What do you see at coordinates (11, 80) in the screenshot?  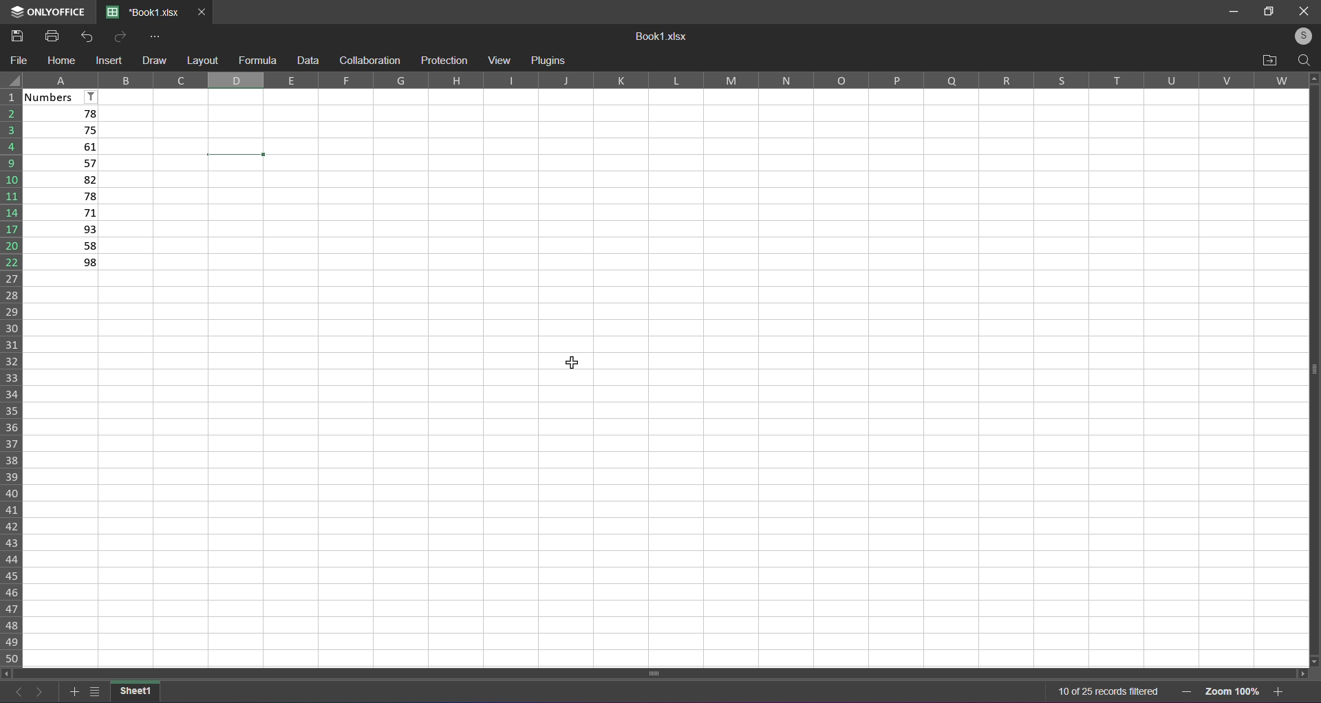 I see `select all` at bounding box center [11, 80].